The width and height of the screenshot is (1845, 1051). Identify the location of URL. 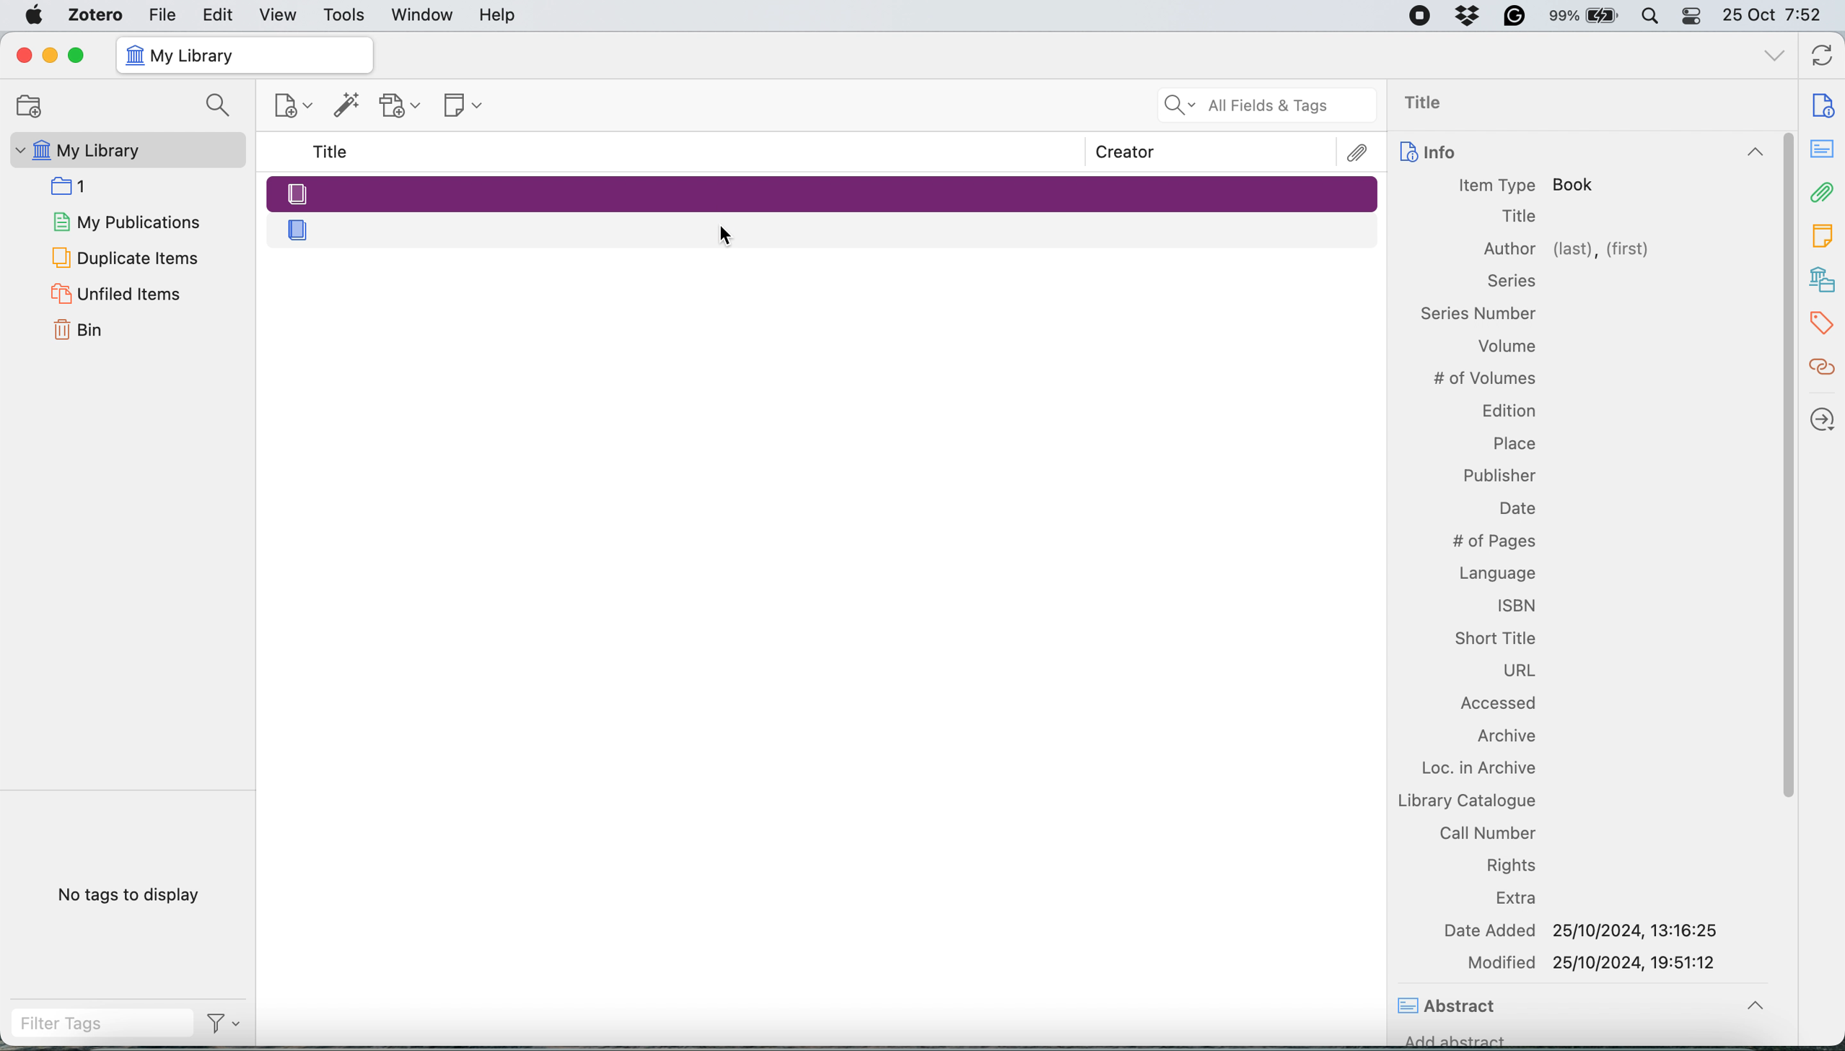
(1520, 671).